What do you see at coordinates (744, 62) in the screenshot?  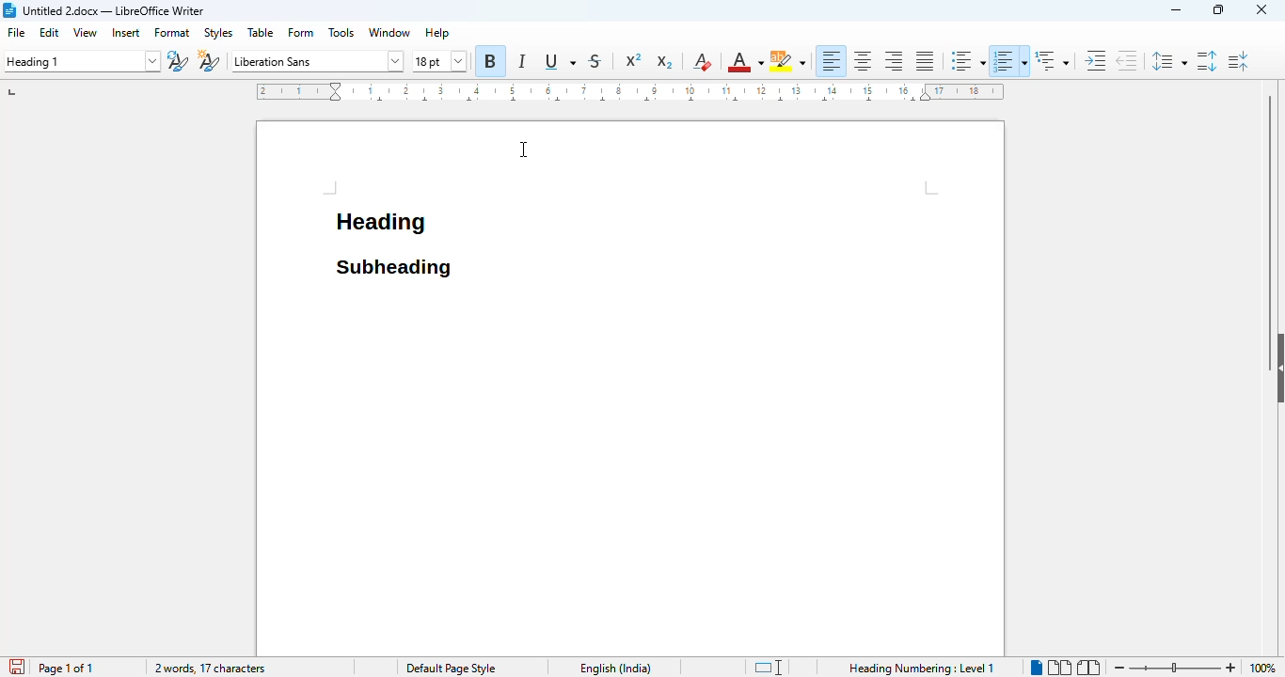 I see `font color` at bounding box center [744, 62].